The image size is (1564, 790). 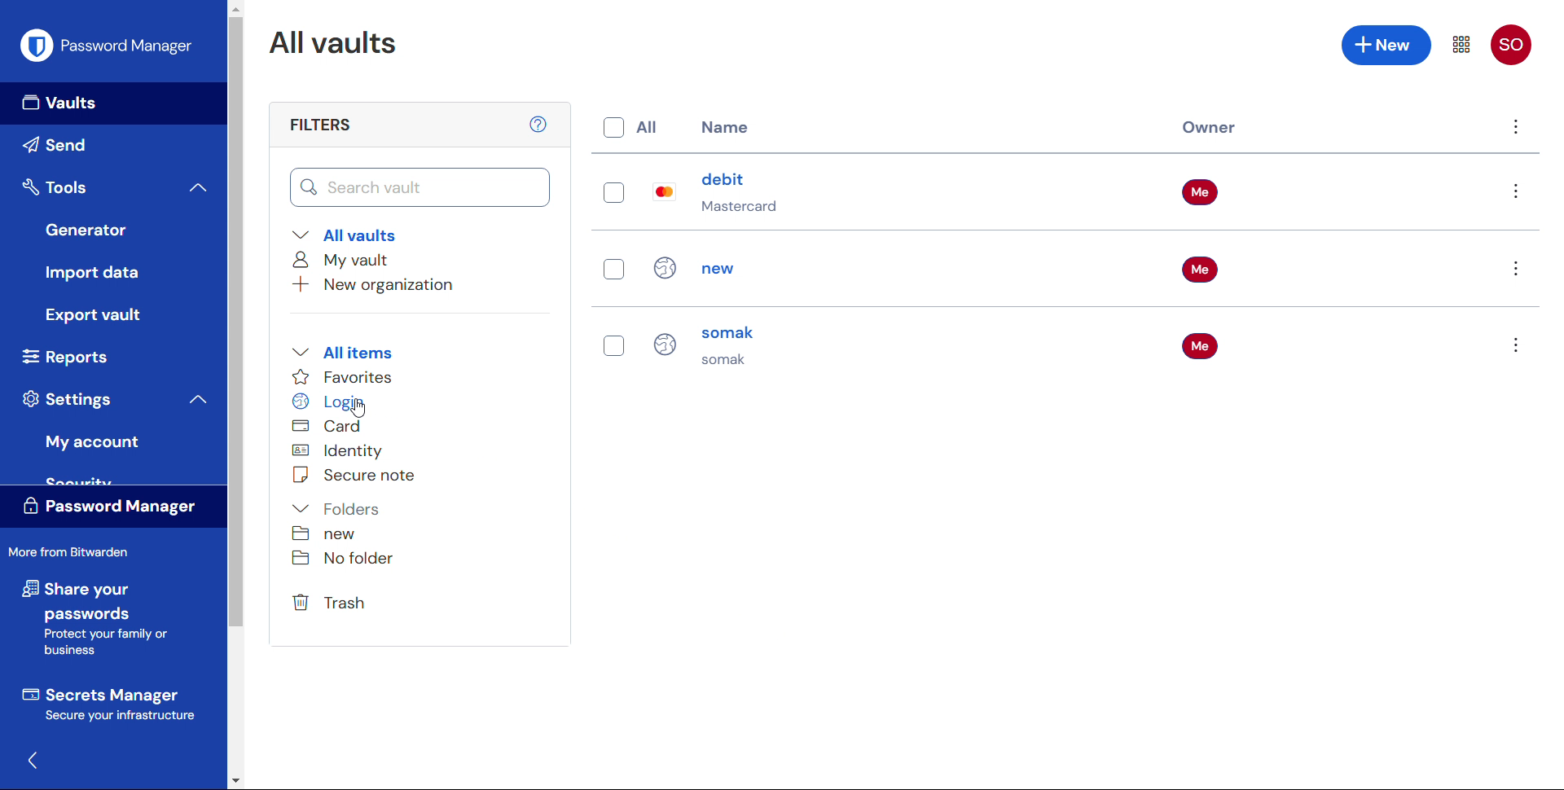 I want to click on Tools , so click(x=90, y=187).